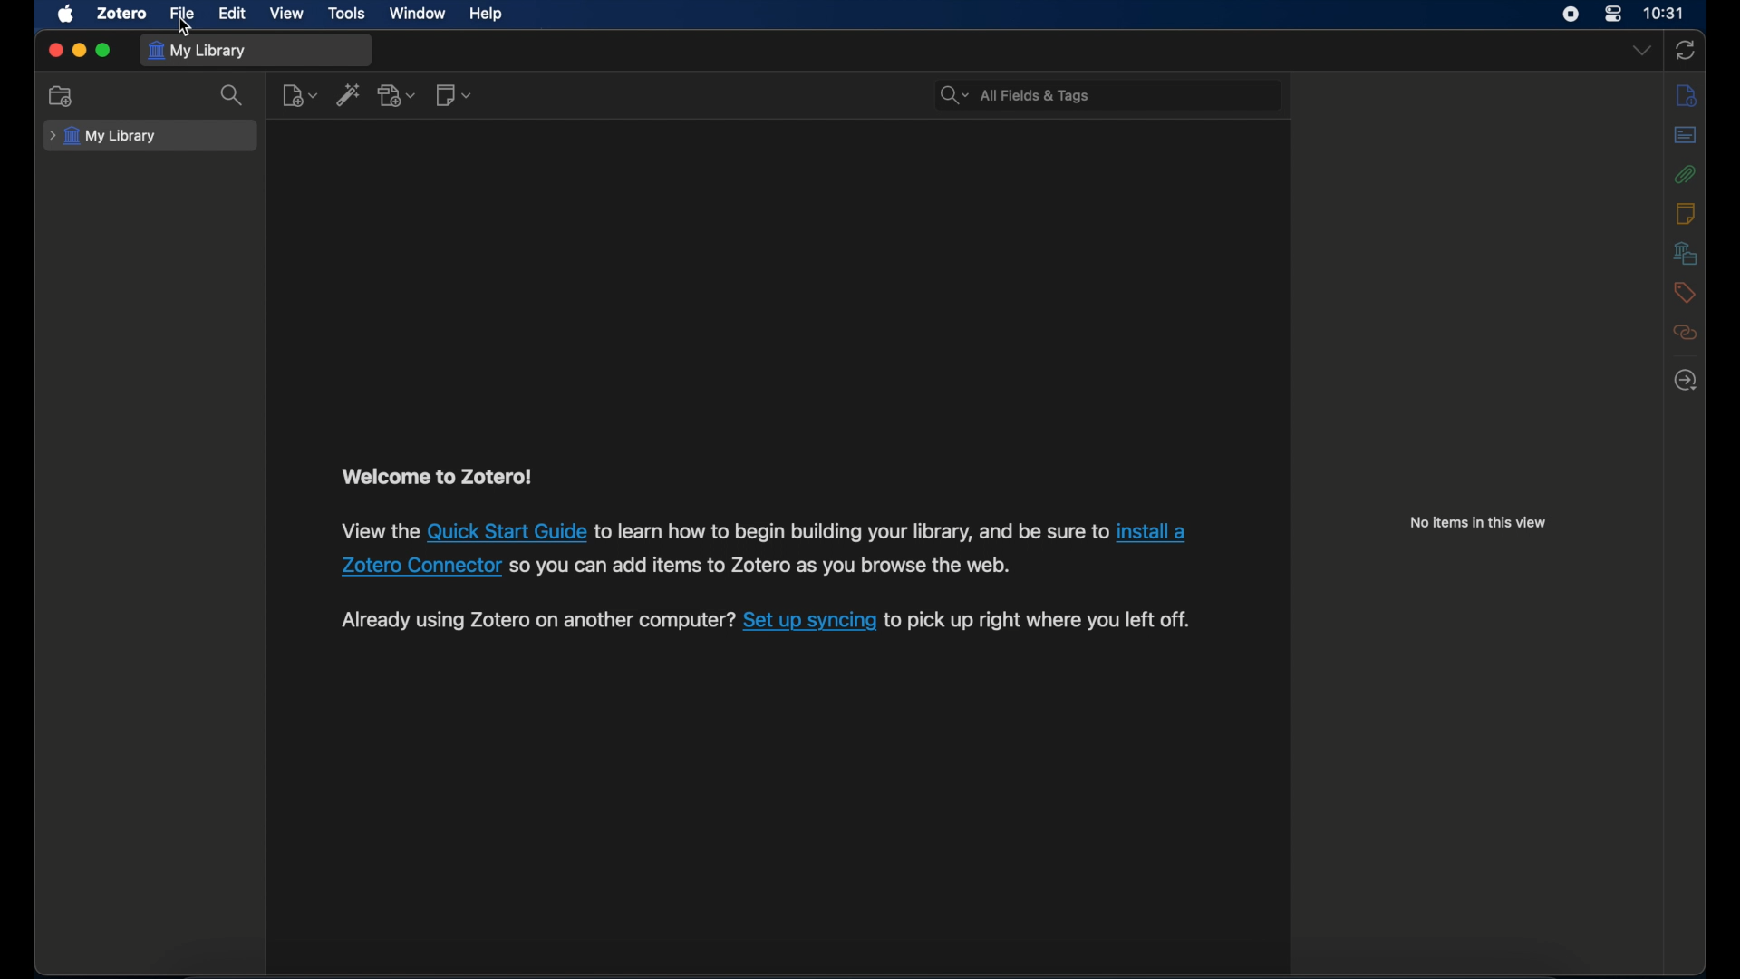  I want to click on all fields & tags, so click(1015, 94).